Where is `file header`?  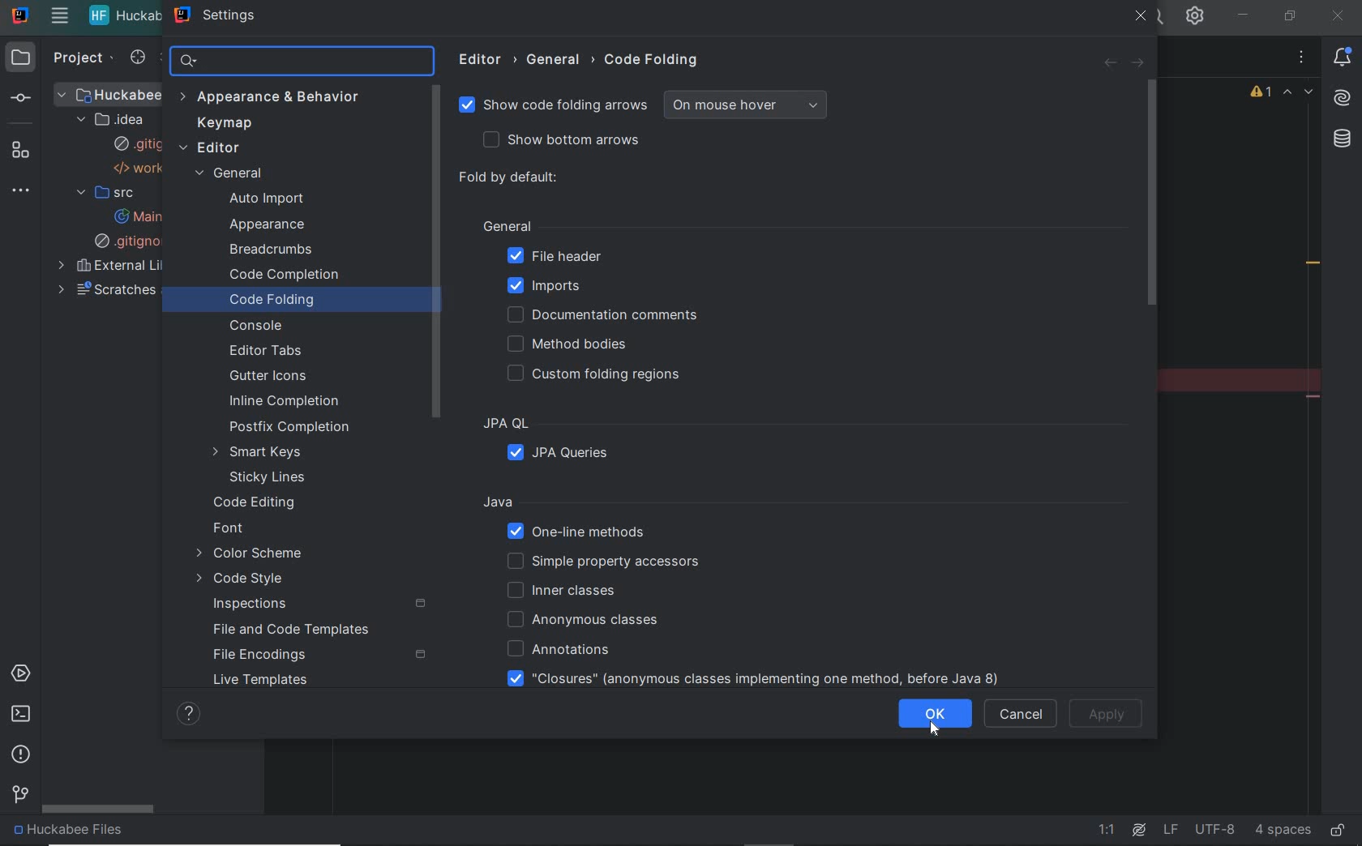 file header is located at coordinates (552, 256).